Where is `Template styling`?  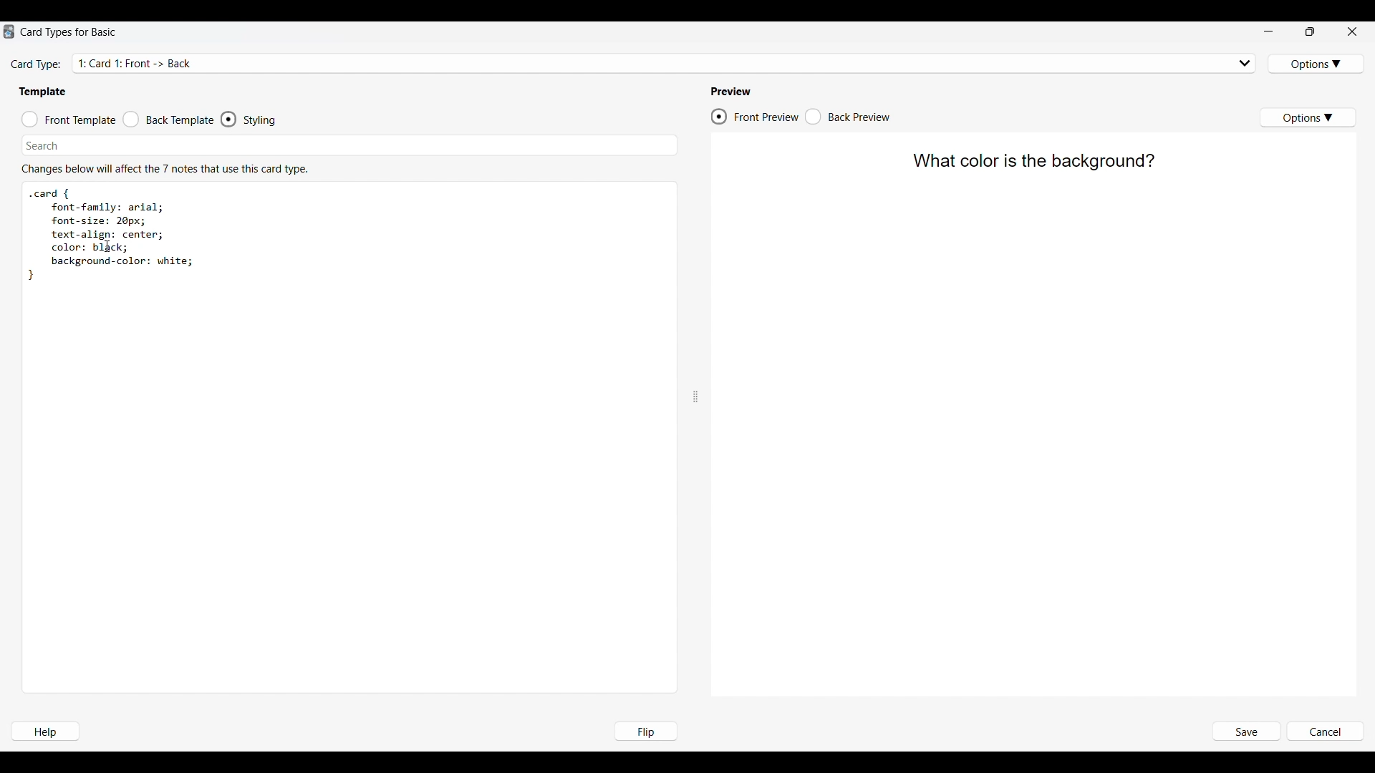 Template styling is located at coordinates (262, 120).